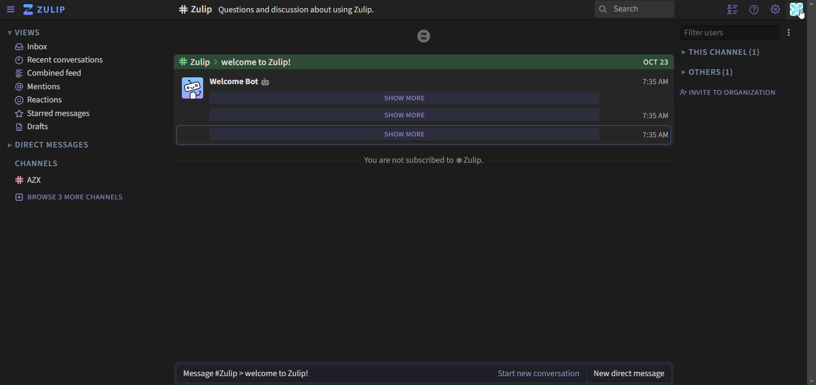  What do you see at coordinates (734, 9) in the screenshot?
I see `show user list` at bounding box center [734, 9].